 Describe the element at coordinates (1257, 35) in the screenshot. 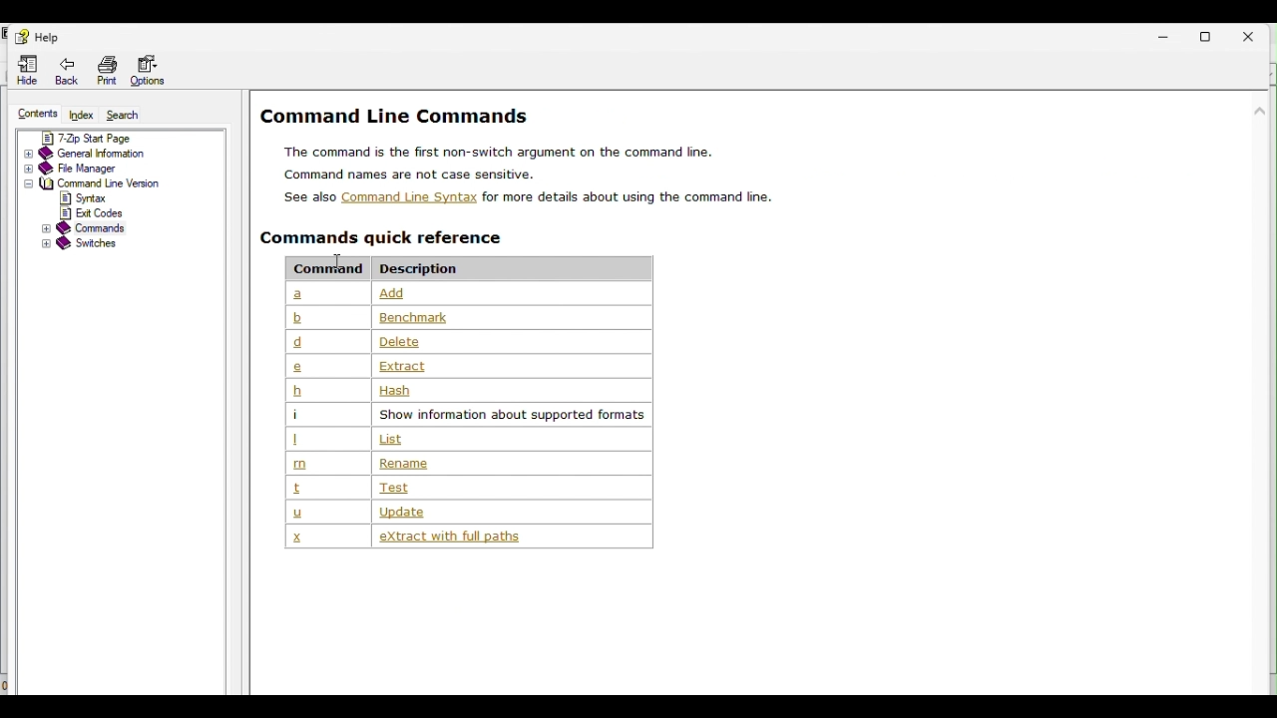

I see `close` at that location.